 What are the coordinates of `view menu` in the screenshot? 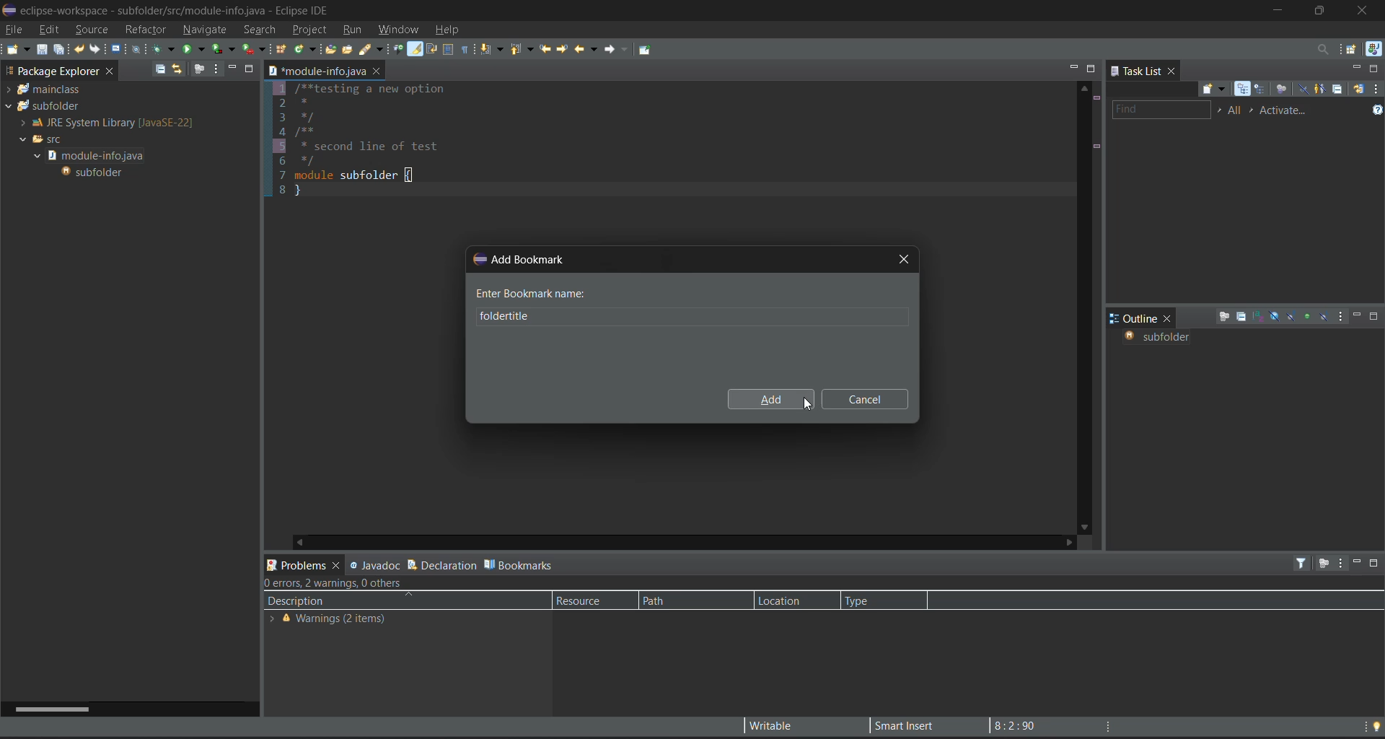 It's located at (215, 68).